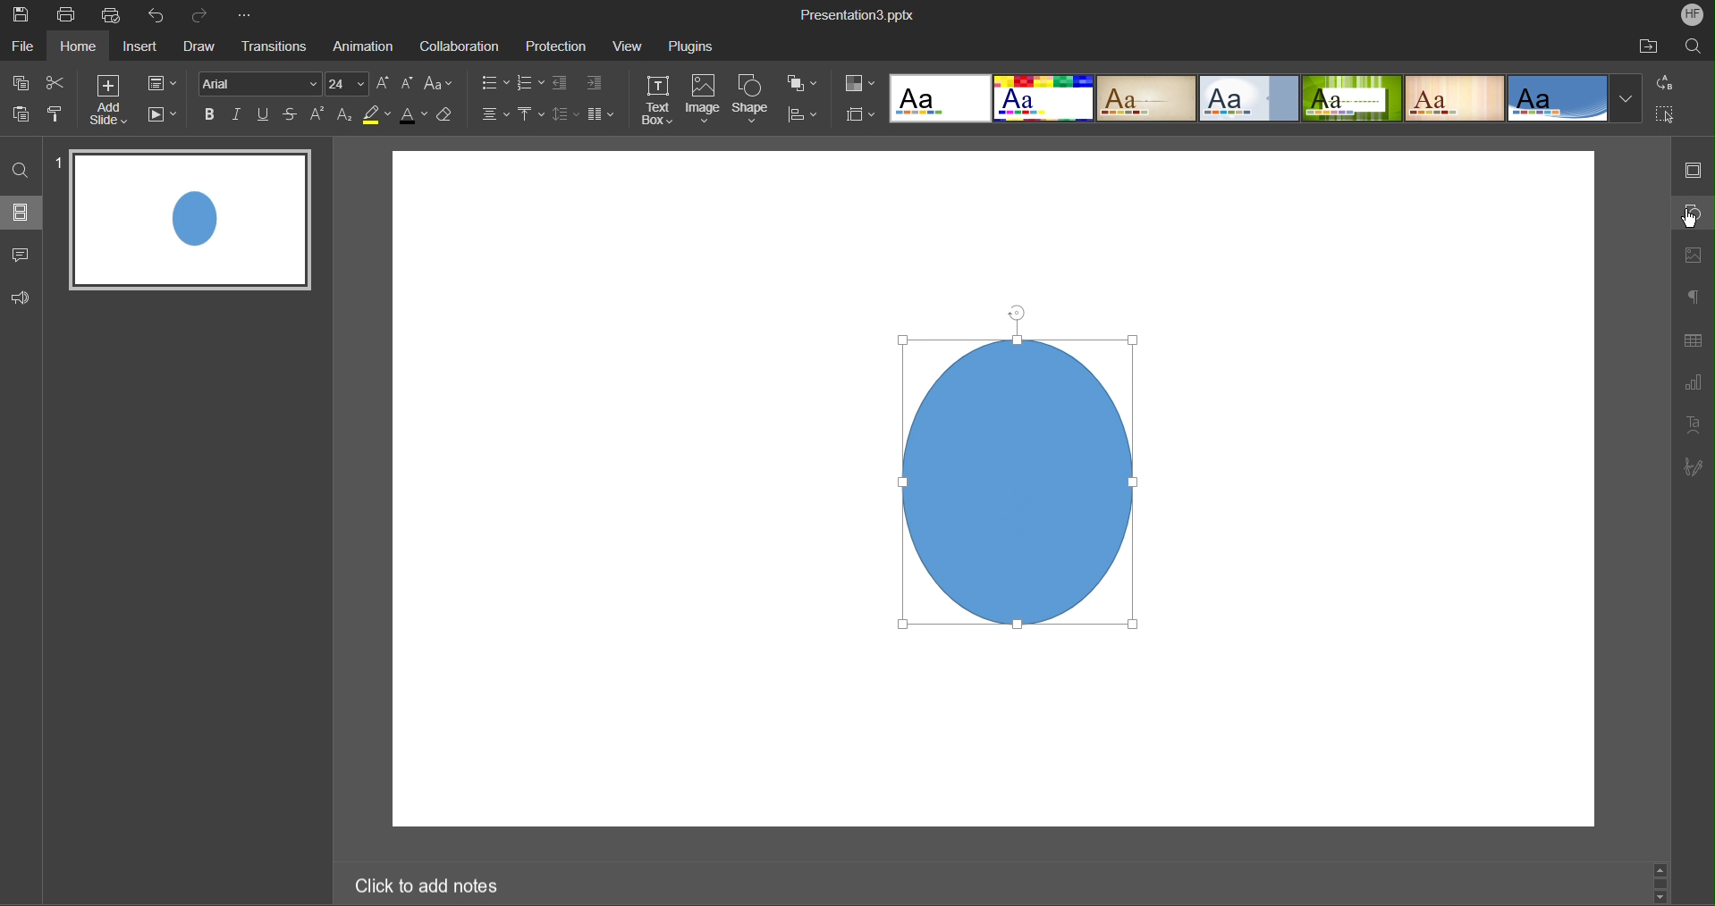 The height and width of the screenshot is (906, 1715). What do you see at coordinates (21, 46) in the screenshot?
I see `File` at bounding box center [21, 46].